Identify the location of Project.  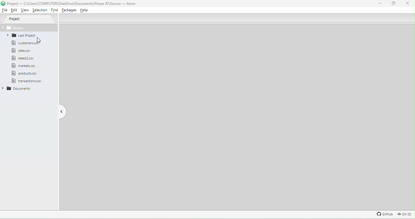
(29, 19).